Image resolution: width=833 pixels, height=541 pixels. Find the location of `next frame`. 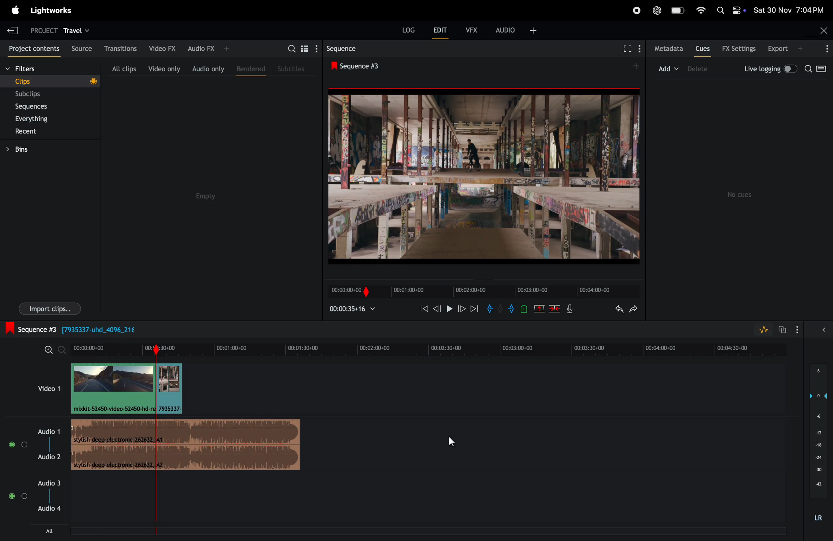

next frame is located at coordinates (475, 309).